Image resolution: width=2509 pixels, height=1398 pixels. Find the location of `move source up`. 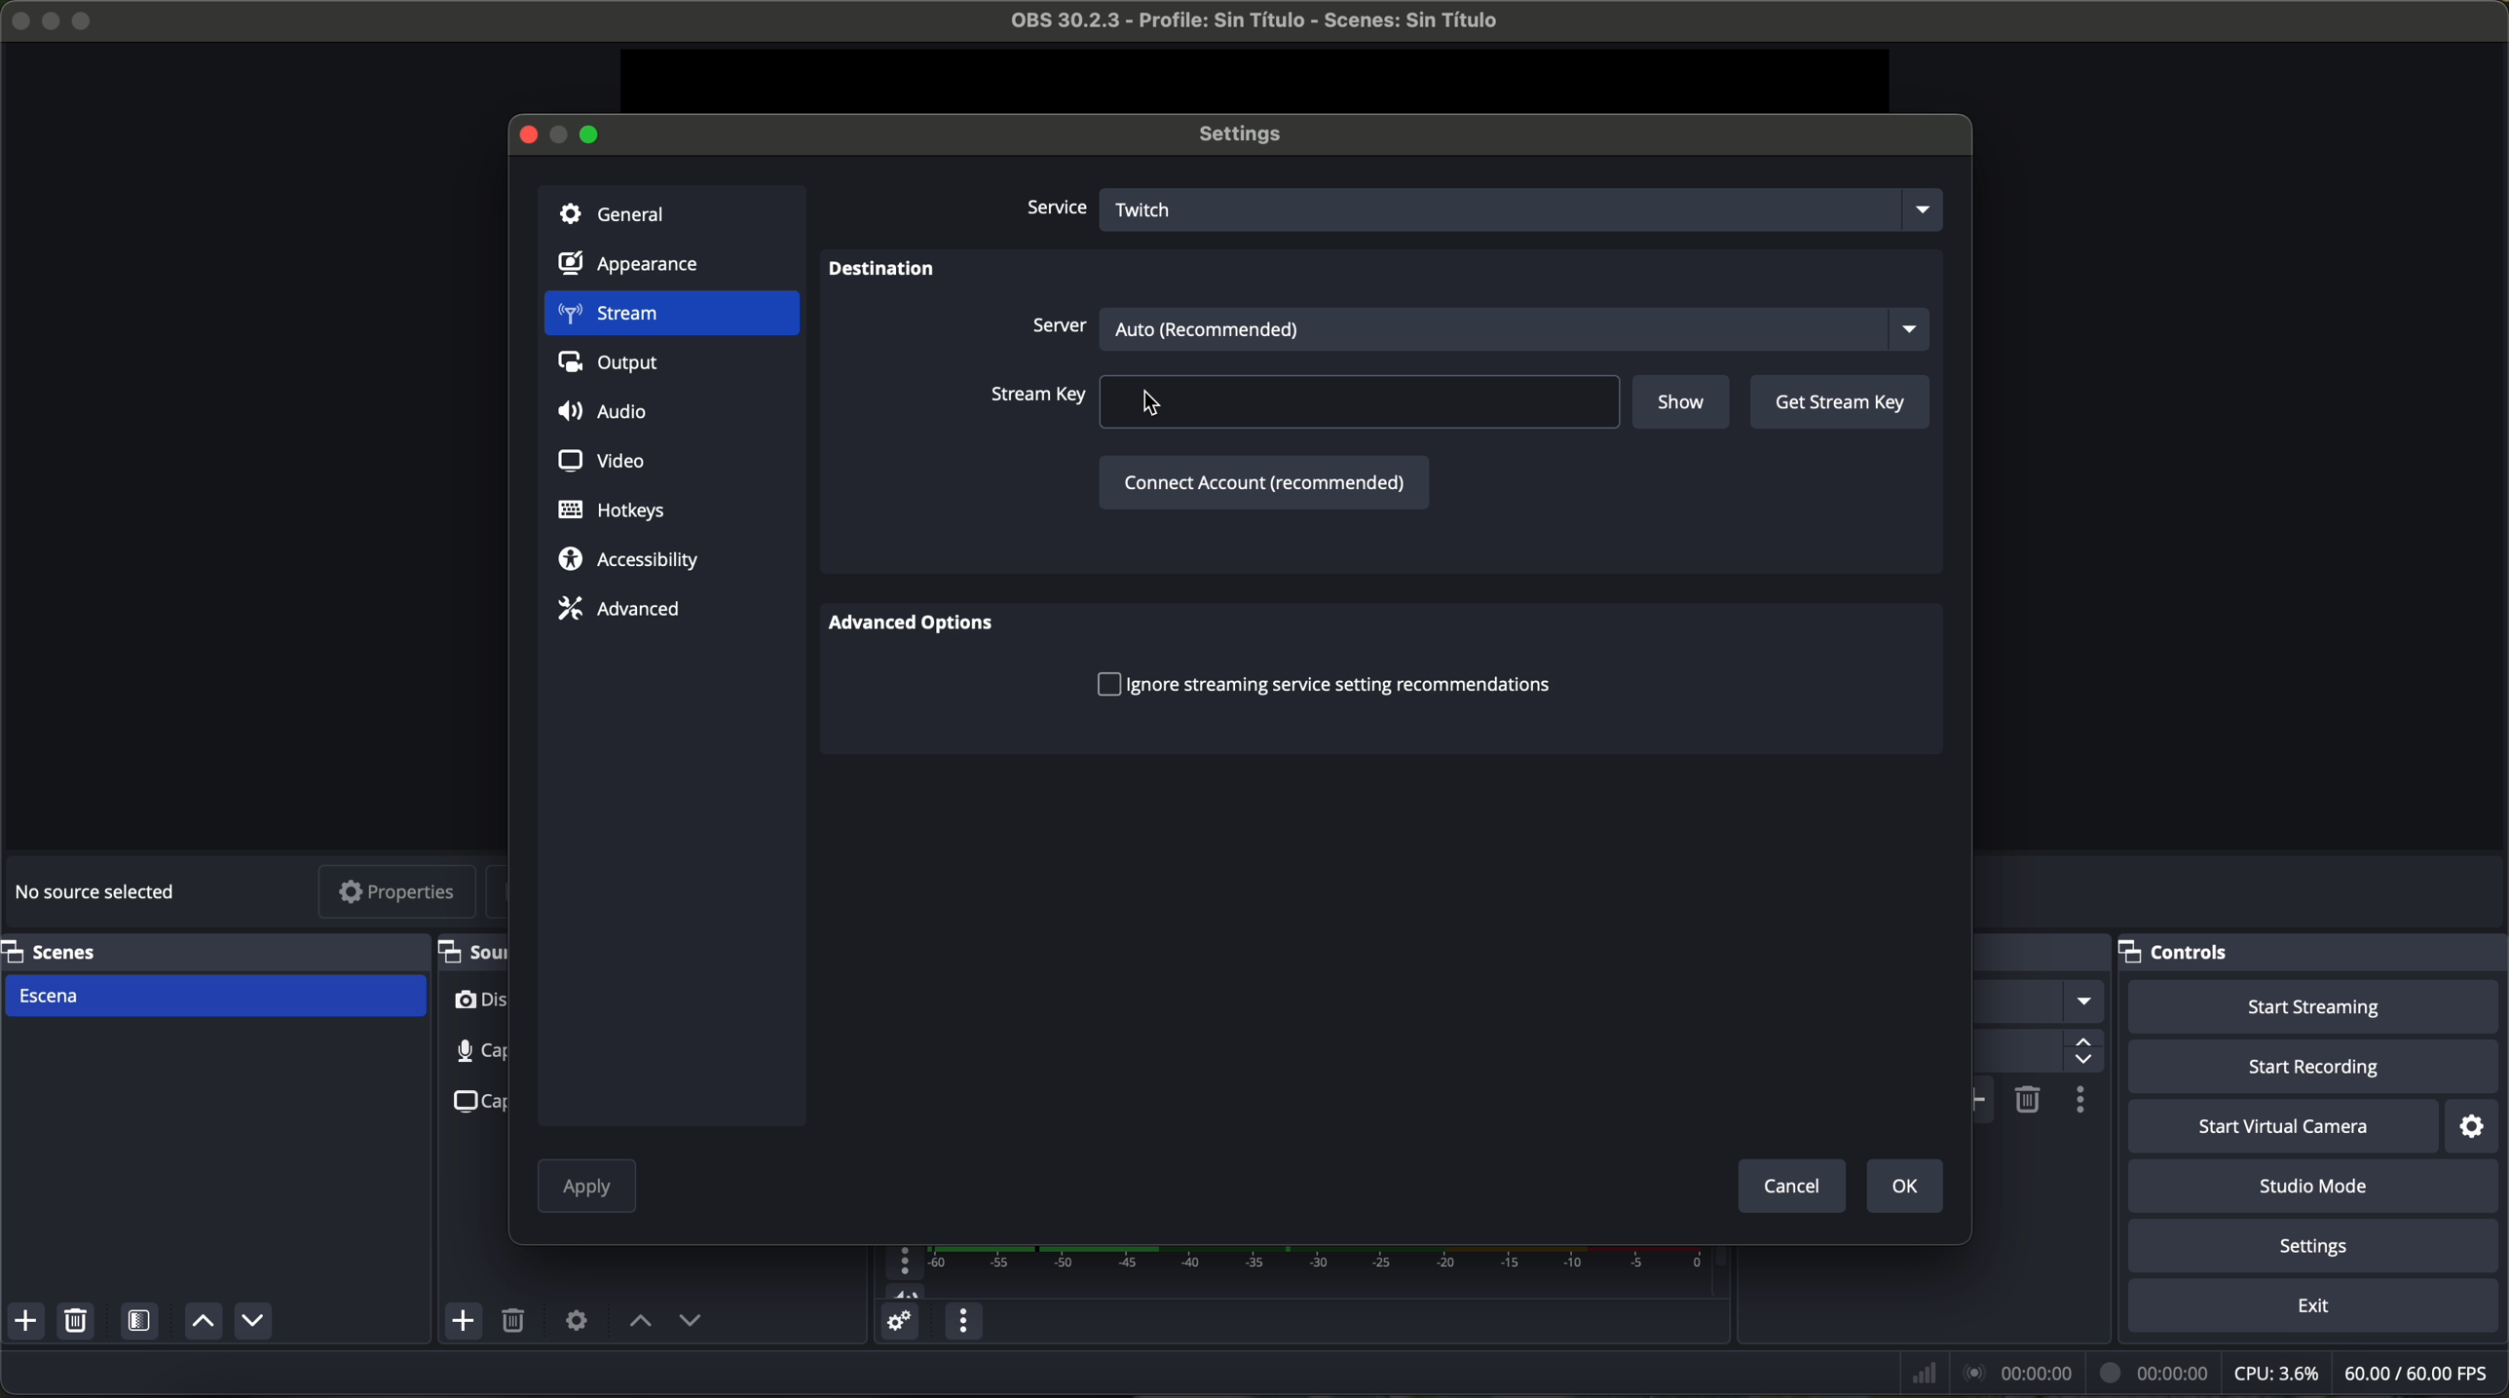

move source up is located at coordinates (200, 1323).